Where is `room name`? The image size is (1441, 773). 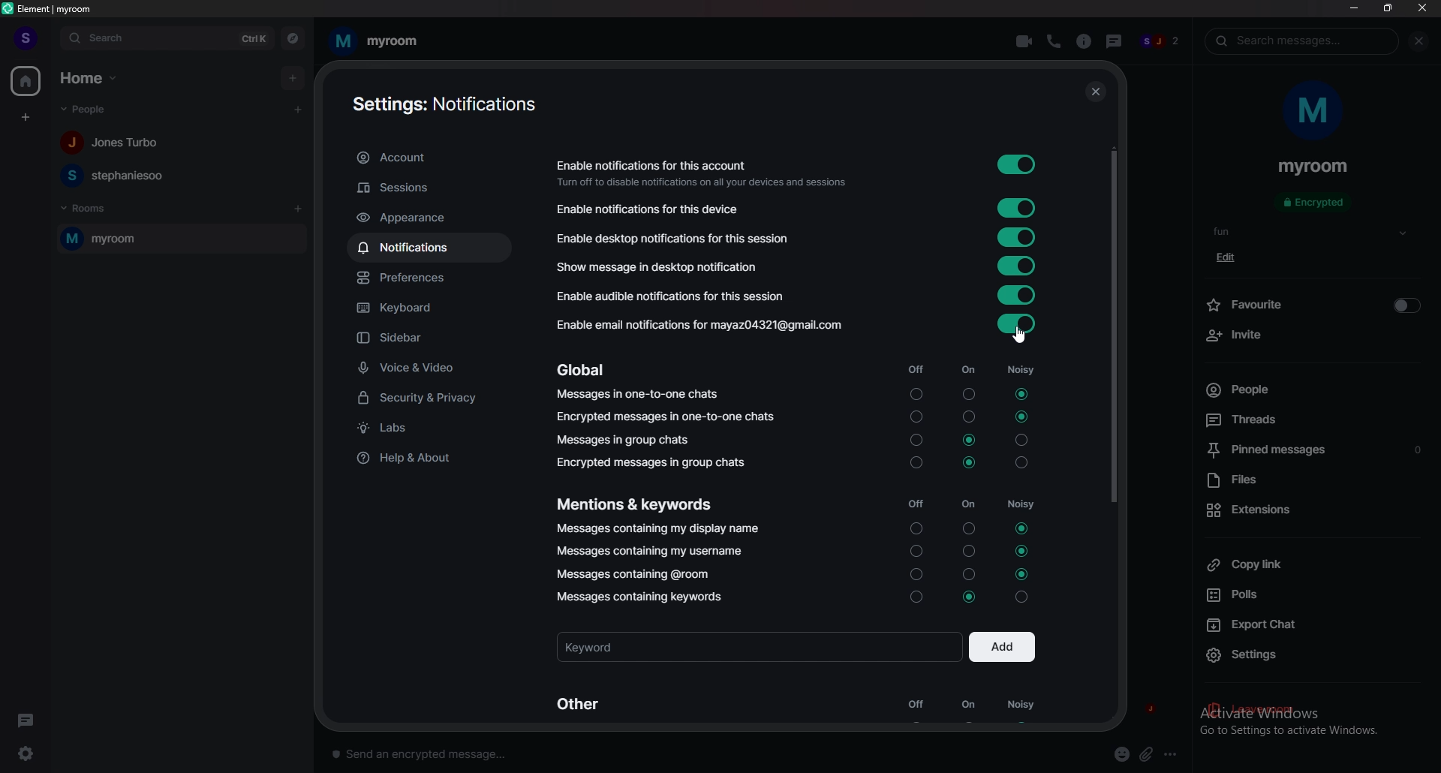 room name is located at coordinates (1313, 167).